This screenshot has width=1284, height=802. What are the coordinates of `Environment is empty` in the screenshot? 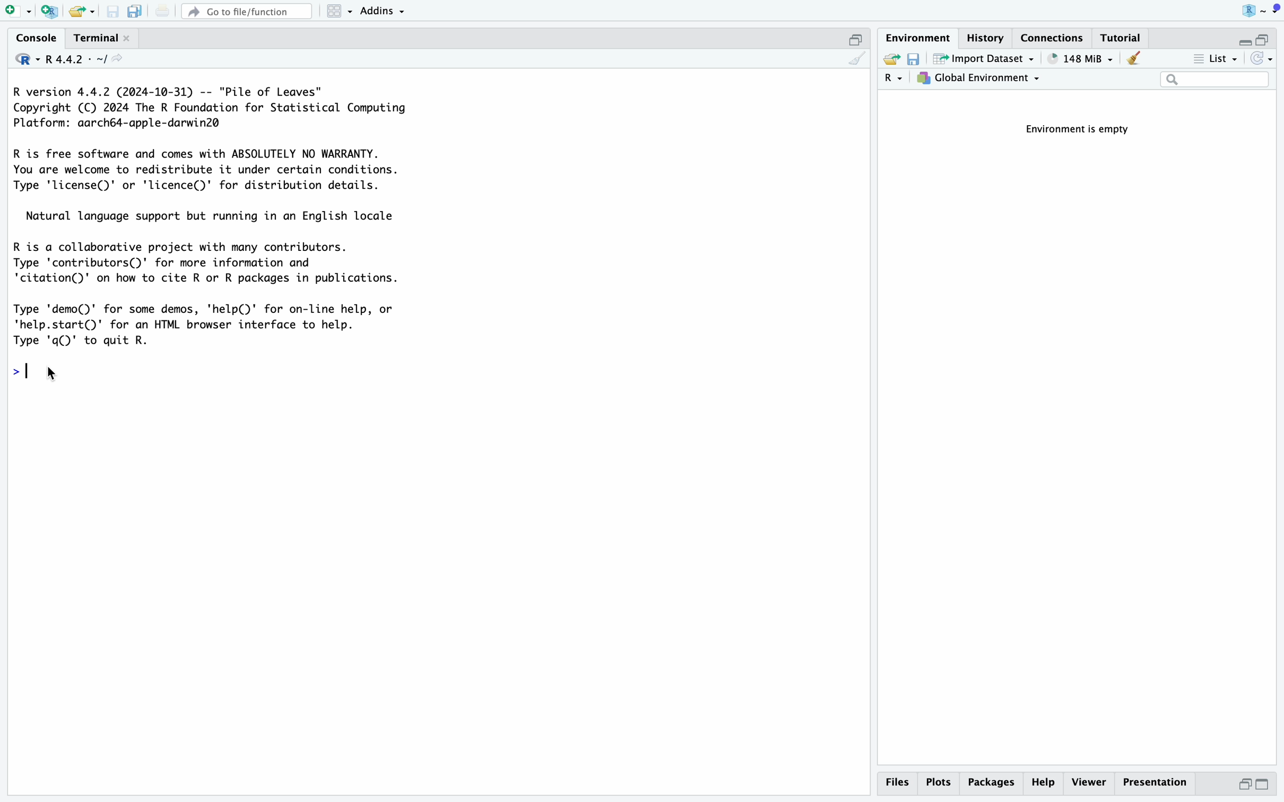 It's located at (1083, 130).